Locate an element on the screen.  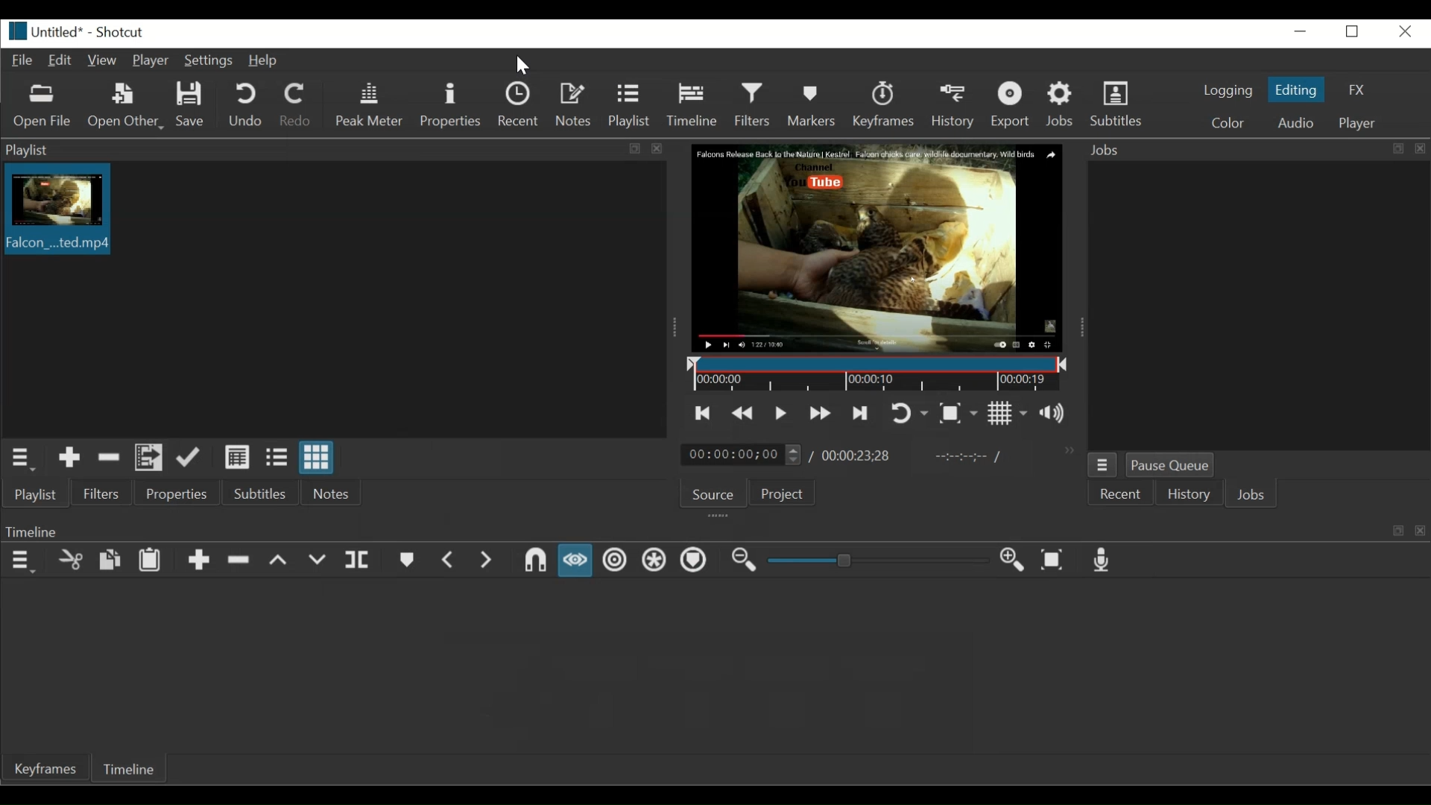
Scrub while dragging is located at coordinates (575, 561).